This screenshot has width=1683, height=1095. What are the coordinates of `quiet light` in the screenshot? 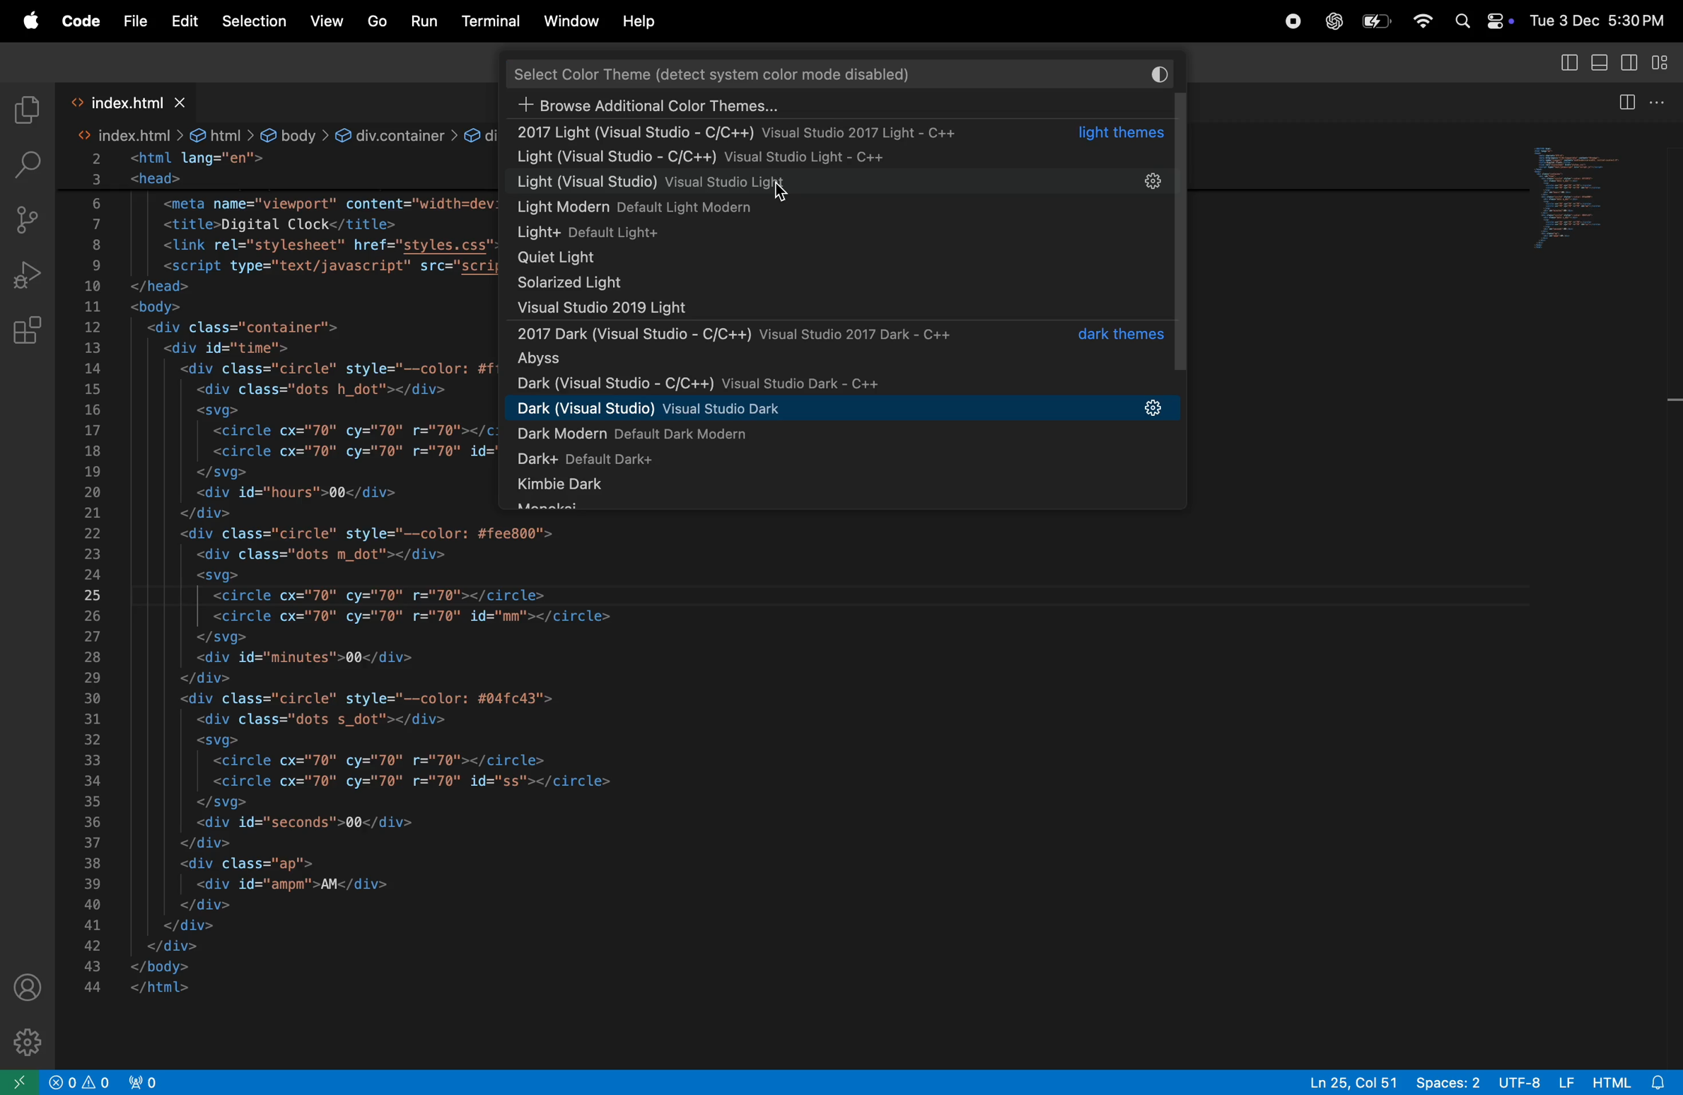 It's located at (767, 258).